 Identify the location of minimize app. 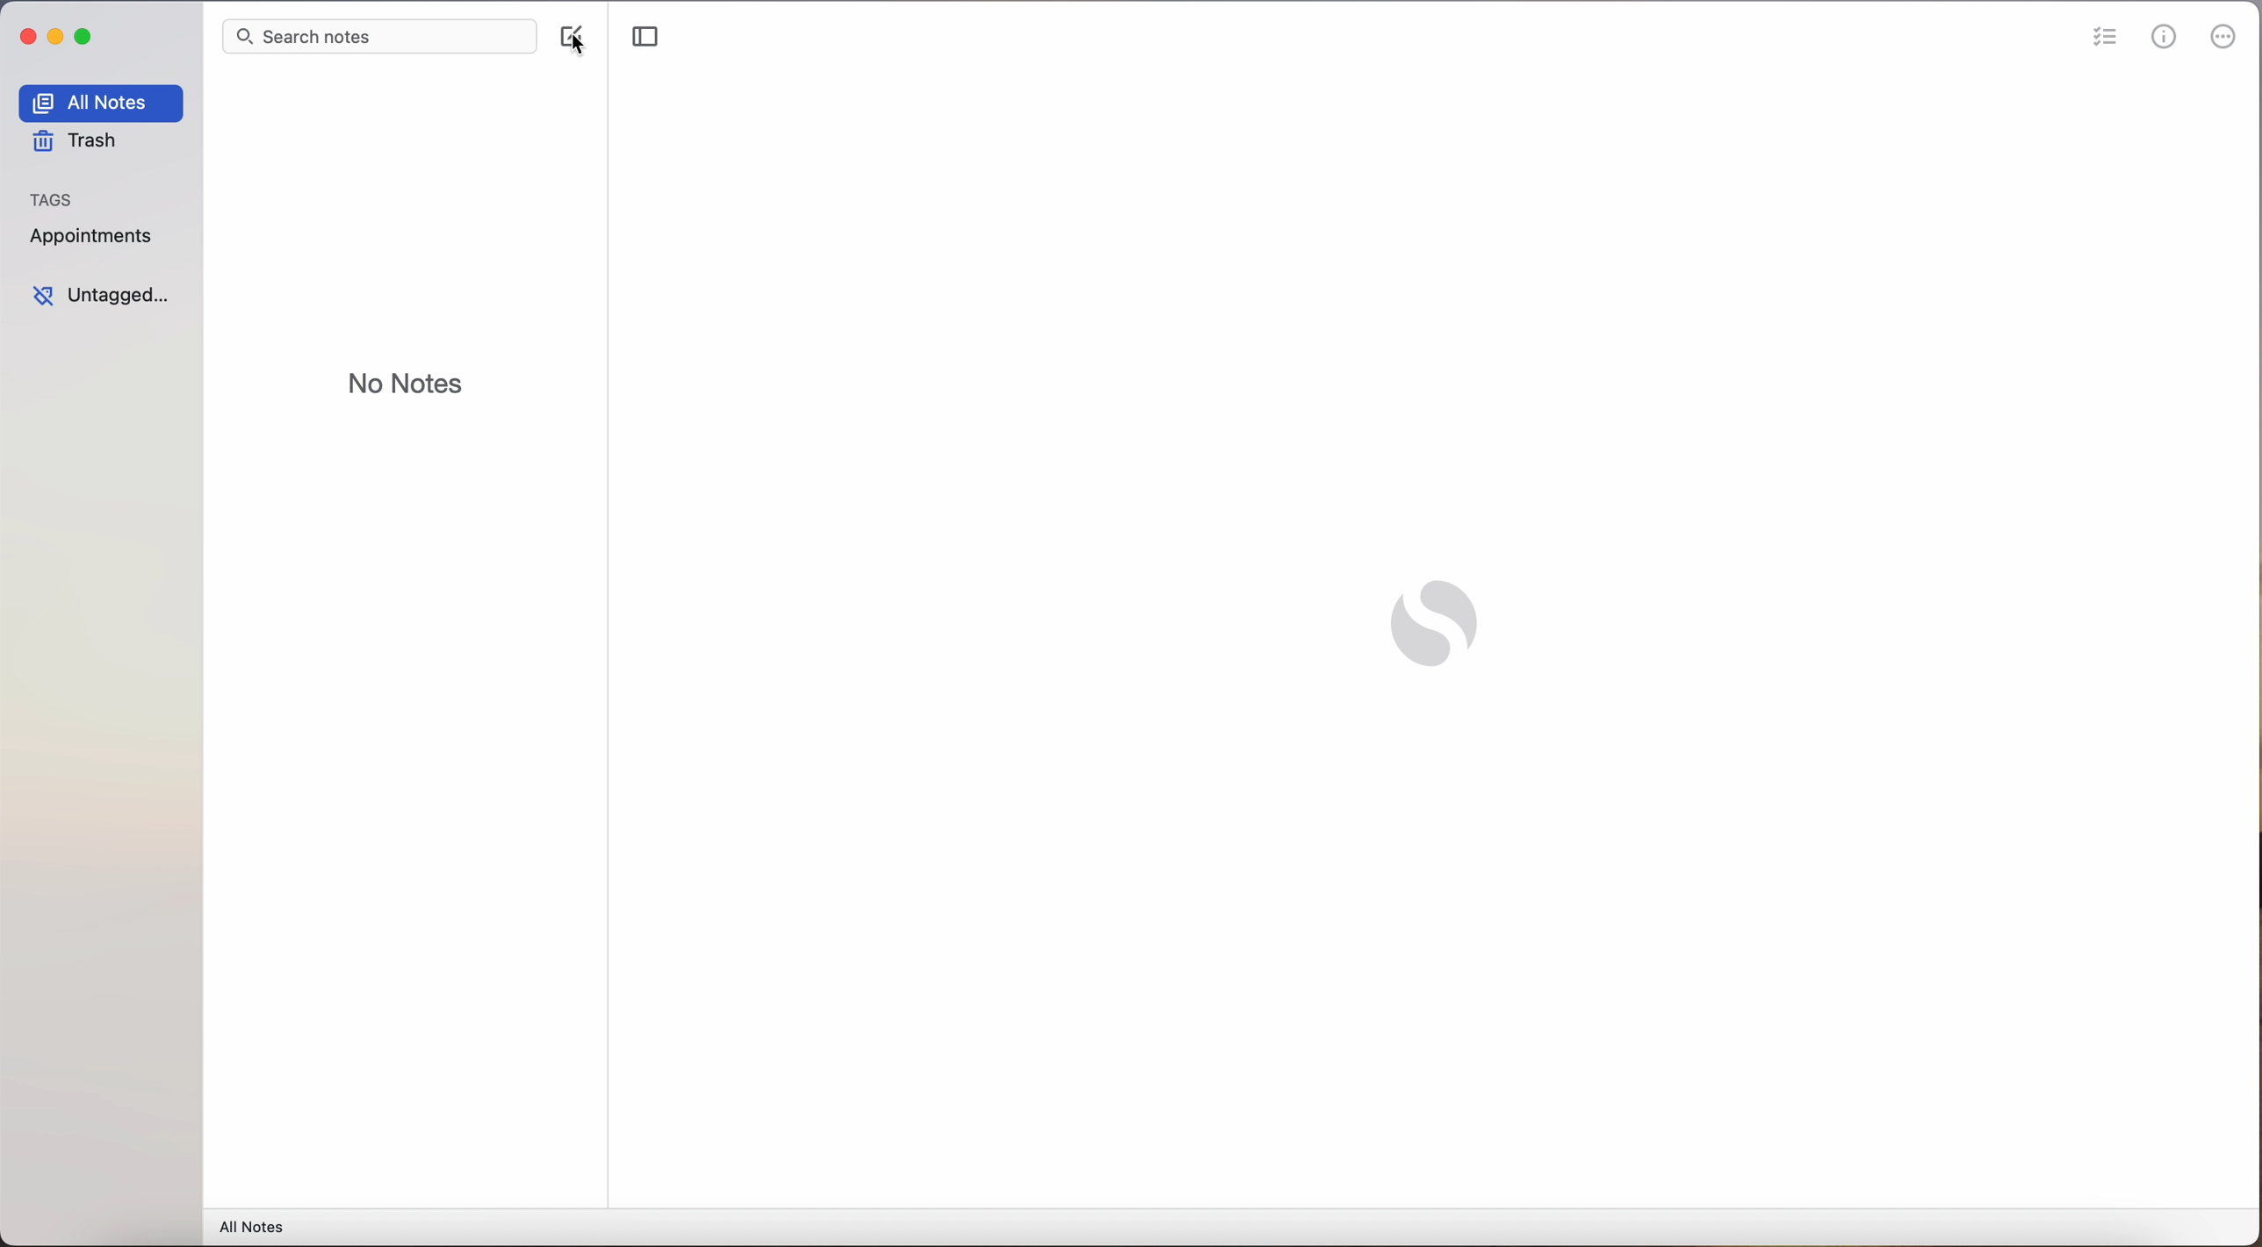
(58, 39).